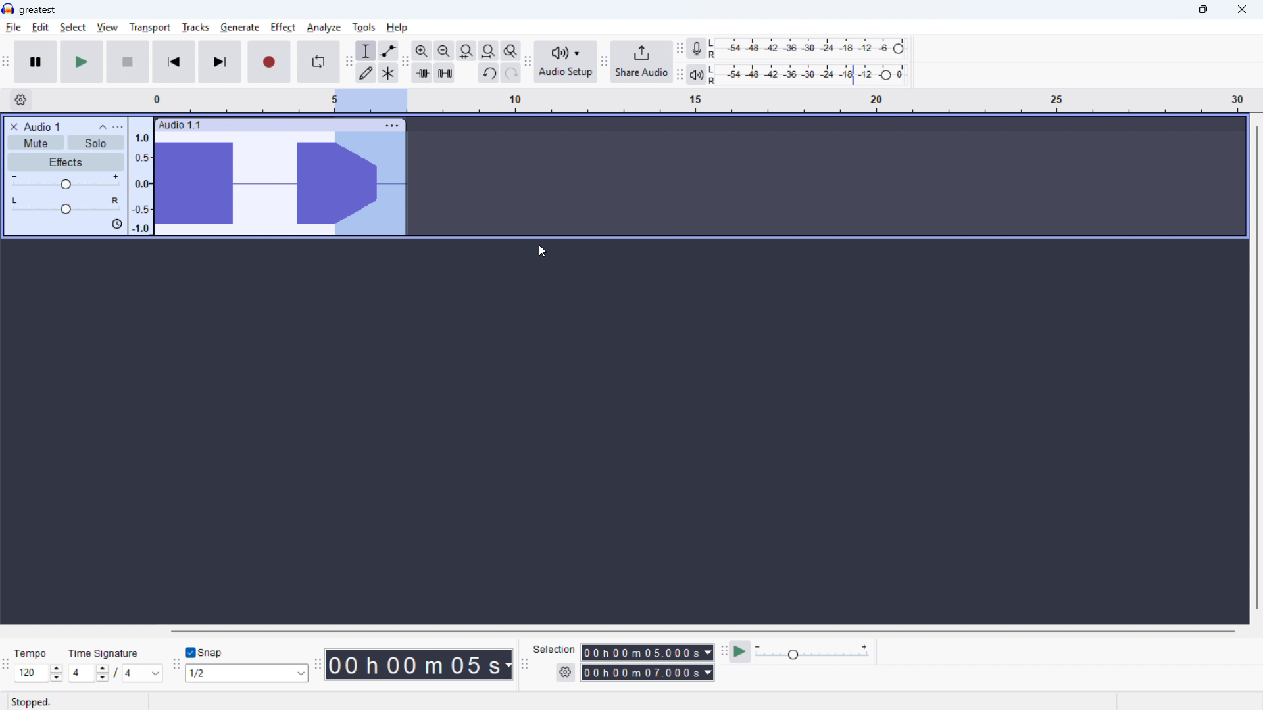 This screenshot has width=1263, height=710. What do you see at coordinates (36, 62) in the screenshot?
I see `Pause ` at bounding box center [36, 62].